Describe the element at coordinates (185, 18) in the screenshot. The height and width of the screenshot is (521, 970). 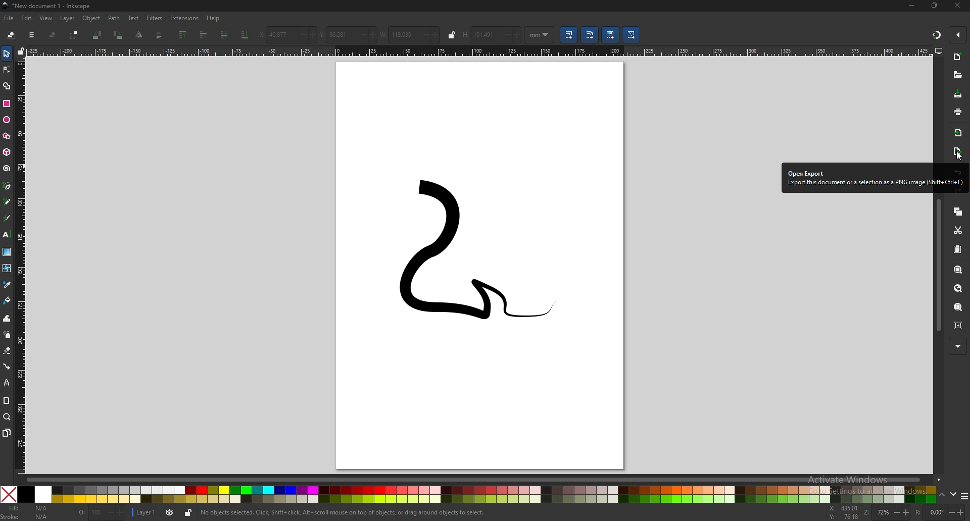
I see `extensions` at that location.